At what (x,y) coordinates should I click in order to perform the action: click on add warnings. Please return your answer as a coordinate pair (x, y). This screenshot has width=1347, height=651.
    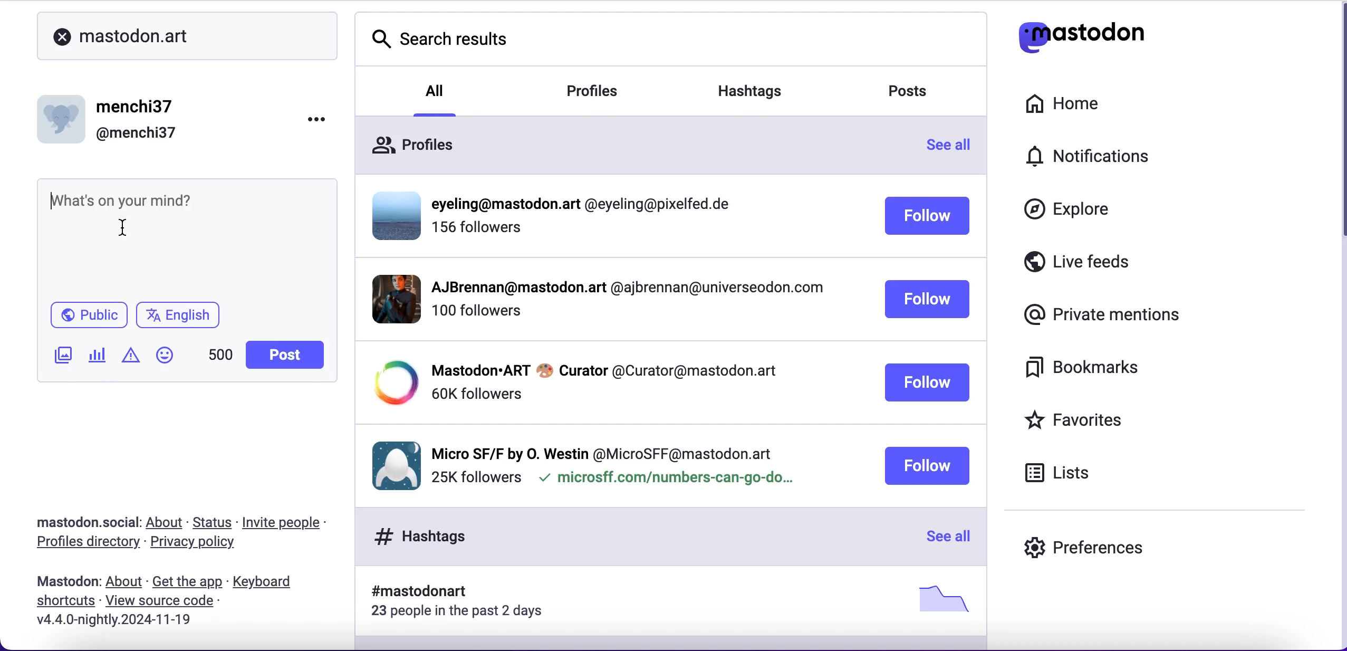
    Looking at the image, I should click on (130, 359).